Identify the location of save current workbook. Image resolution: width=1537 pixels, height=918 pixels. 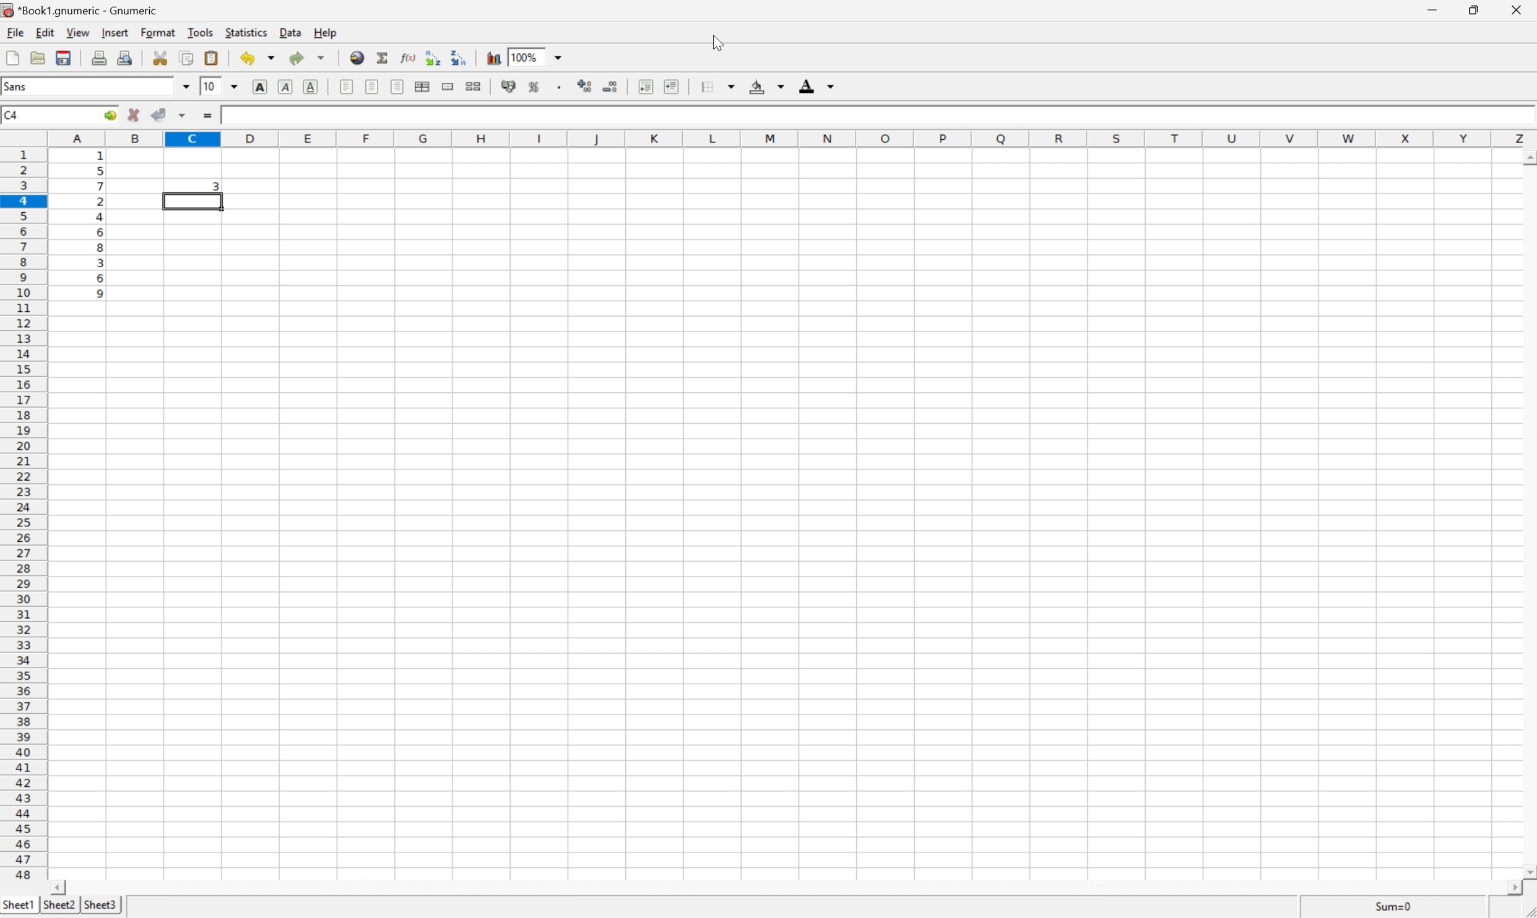
(64, 58).